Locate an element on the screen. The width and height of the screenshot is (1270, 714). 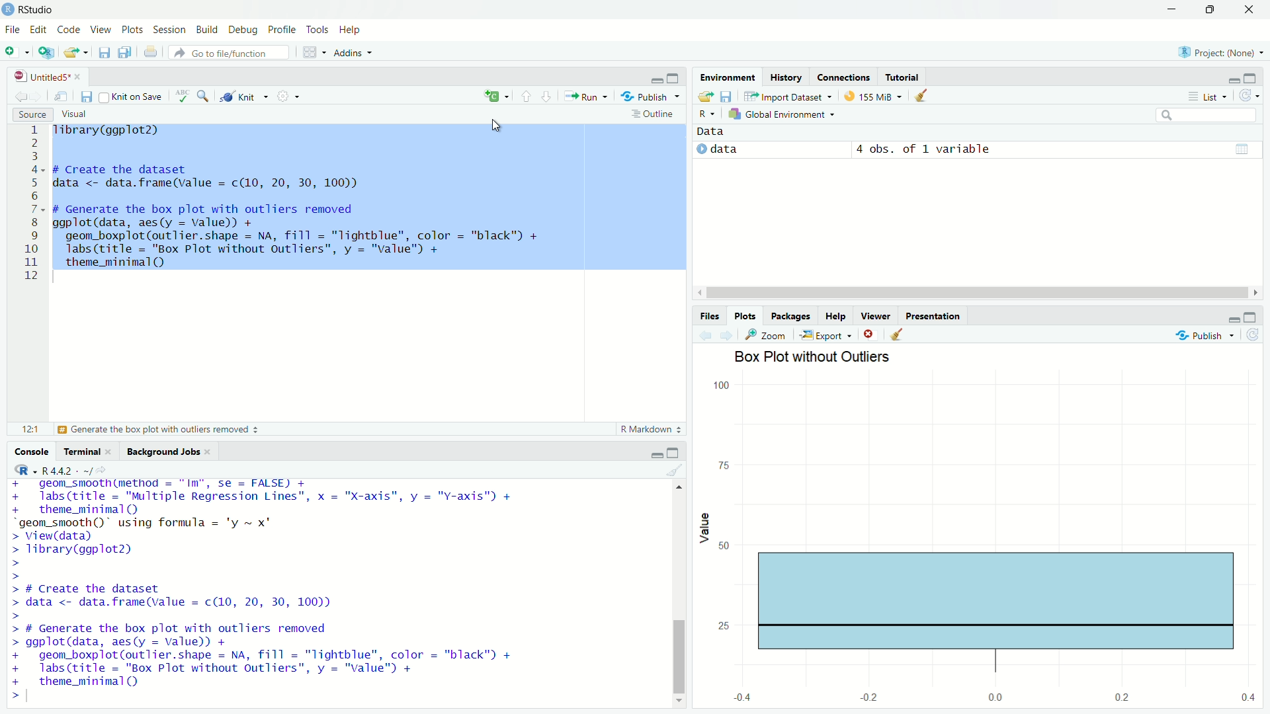
close is located at coordinates (1253, 11).